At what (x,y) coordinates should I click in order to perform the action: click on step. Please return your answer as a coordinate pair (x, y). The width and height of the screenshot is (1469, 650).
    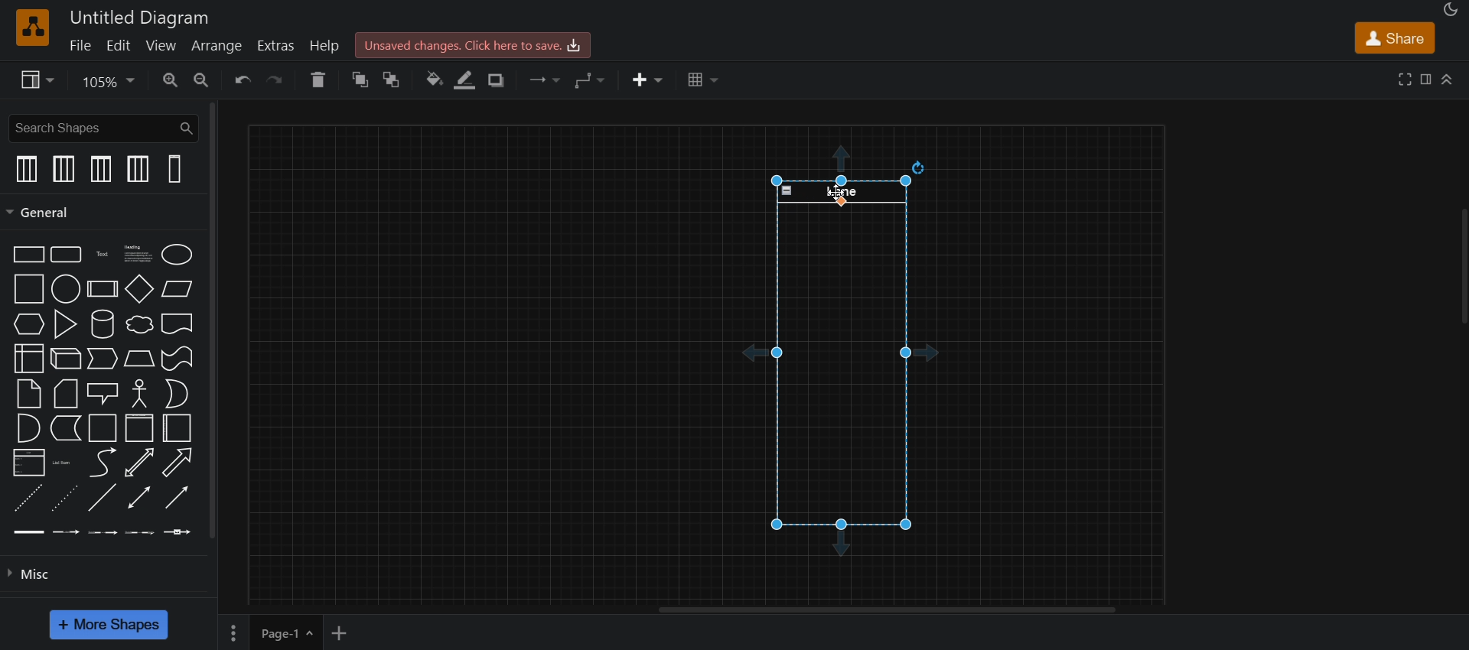
    Looking at the image, I should click on (103, 359).